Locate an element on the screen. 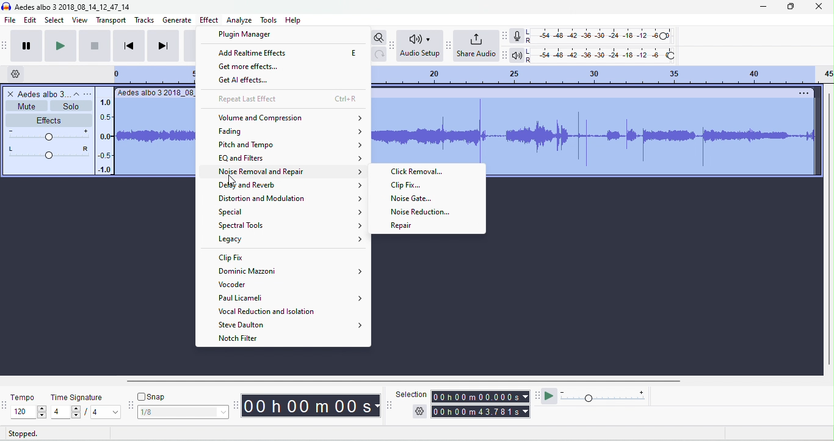 The image size is (834, 441). select tempo is located at coordinates (27, 411).